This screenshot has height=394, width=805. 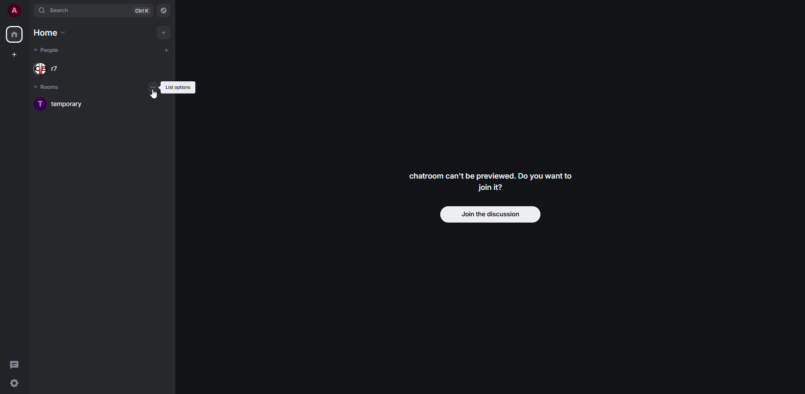 I want to click on quick settings, so click(x=14, y=384).